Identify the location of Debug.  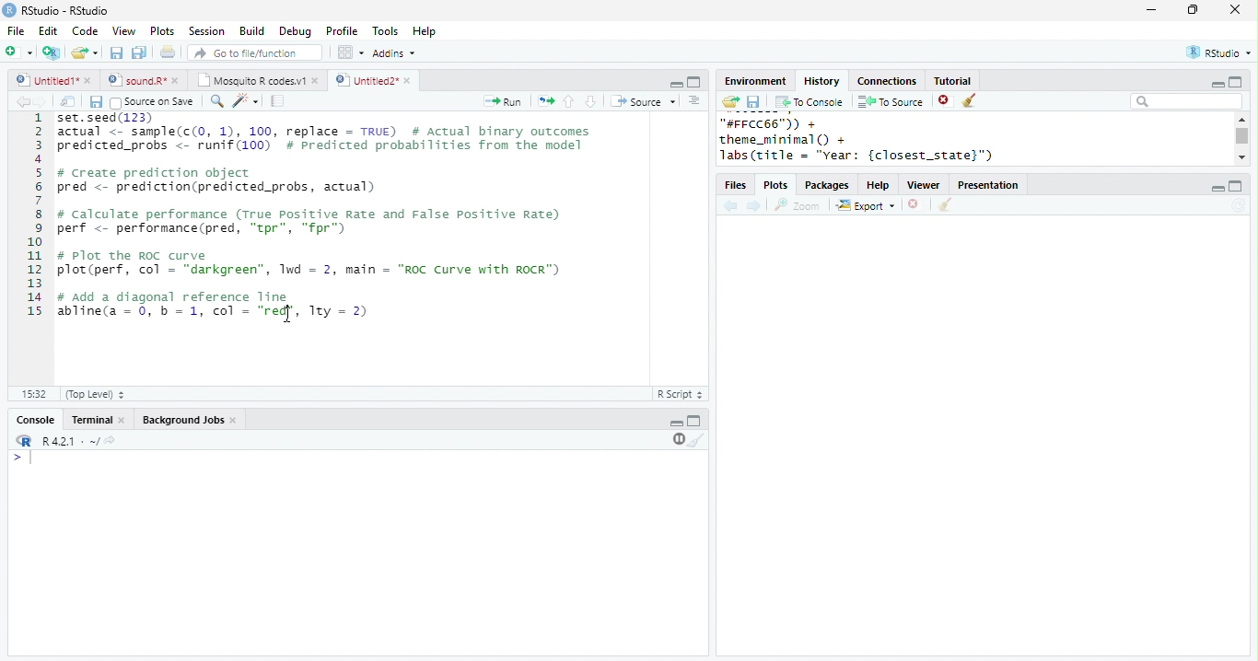
(297, 32).